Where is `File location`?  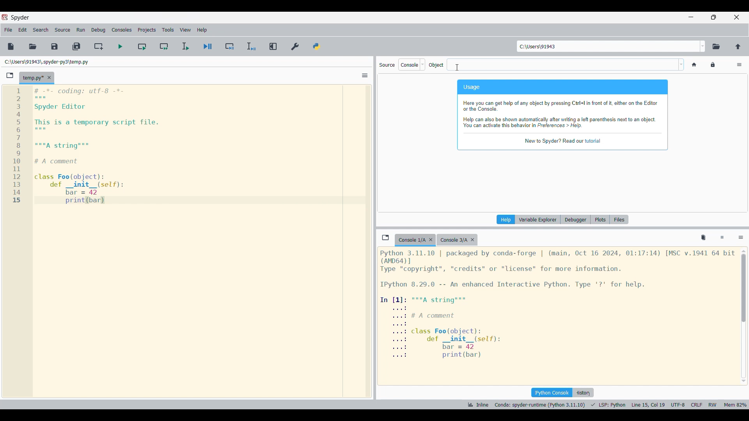
File location is located at coordinates (47, 62).